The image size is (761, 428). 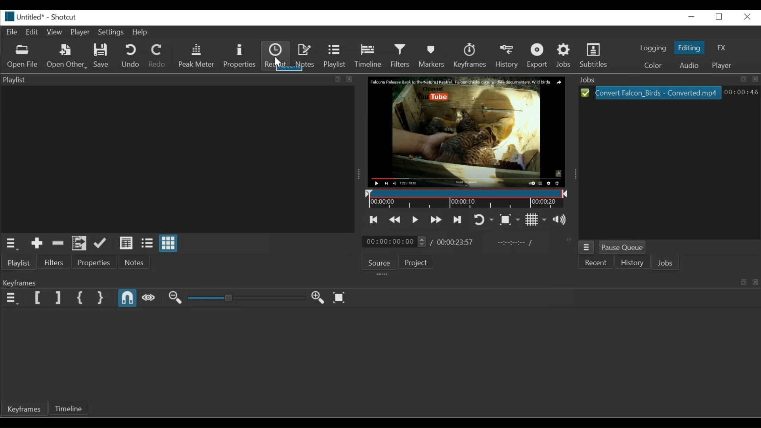 What do you see at coordinates (396, 242) in the screenshot?
I see `Current duration` at bounding box center [396, 242].